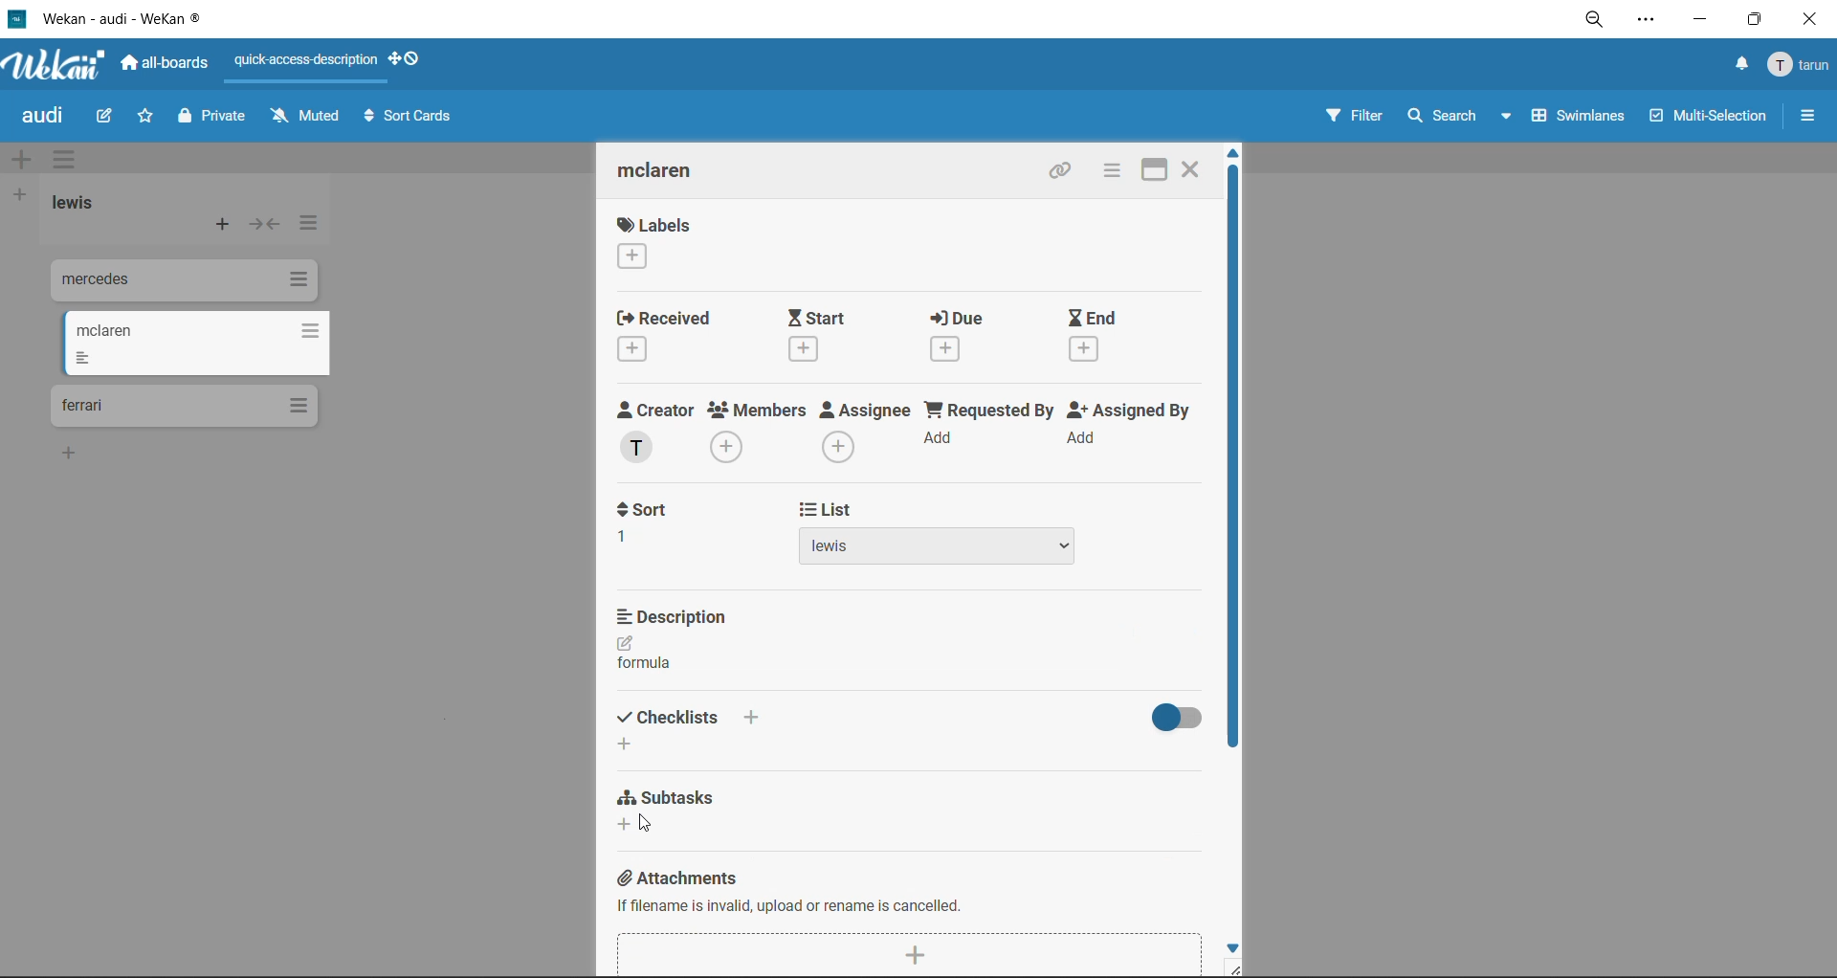 The height and width of the screenshot is (978, 1837). I want to click on show desktop drag handles, so click(409, 58).